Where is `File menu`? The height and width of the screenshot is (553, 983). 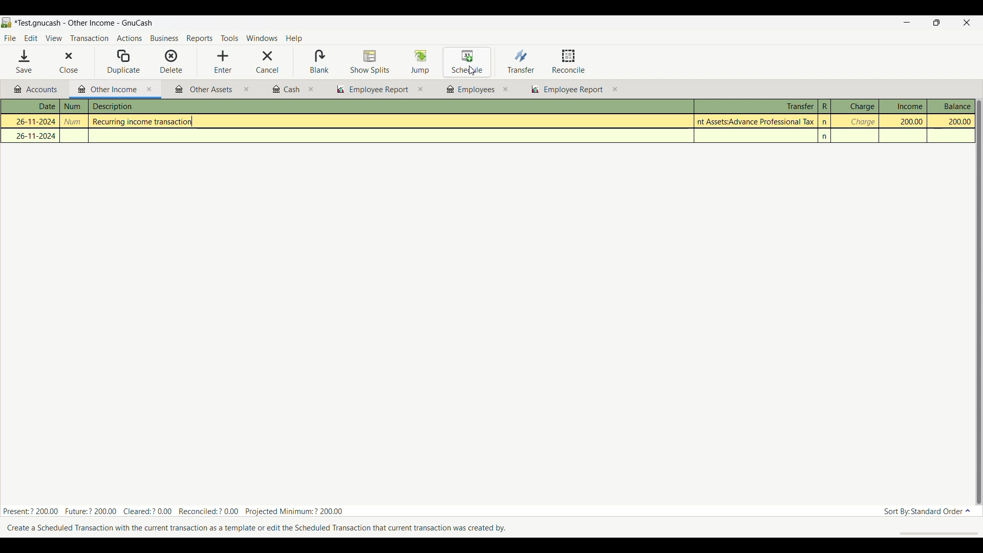
File menu is located at coordinates (10, 38).